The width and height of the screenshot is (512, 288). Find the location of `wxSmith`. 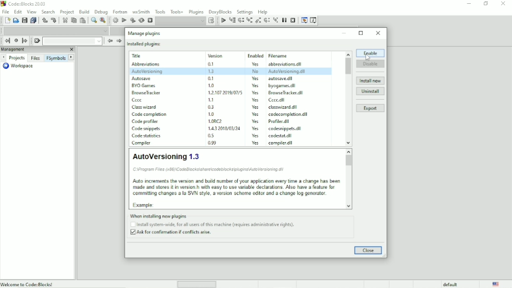

wxSmith is located at coordinates (141, 12).